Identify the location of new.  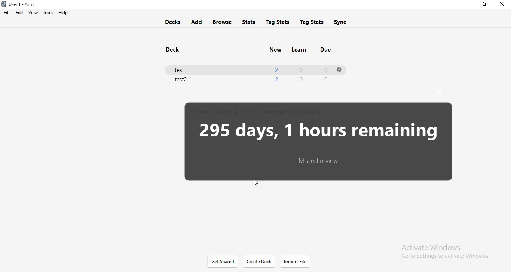
(275, 49).